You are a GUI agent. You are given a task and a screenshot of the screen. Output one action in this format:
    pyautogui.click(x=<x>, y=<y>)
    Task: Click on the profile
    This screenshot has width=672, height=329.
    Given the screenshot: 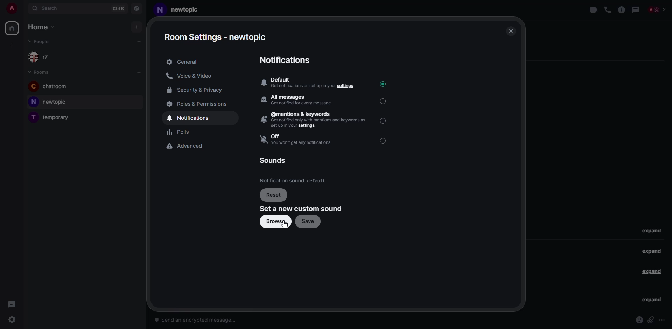 What is the action you would take?
    pyautogui.click(x=10, y=7)
    